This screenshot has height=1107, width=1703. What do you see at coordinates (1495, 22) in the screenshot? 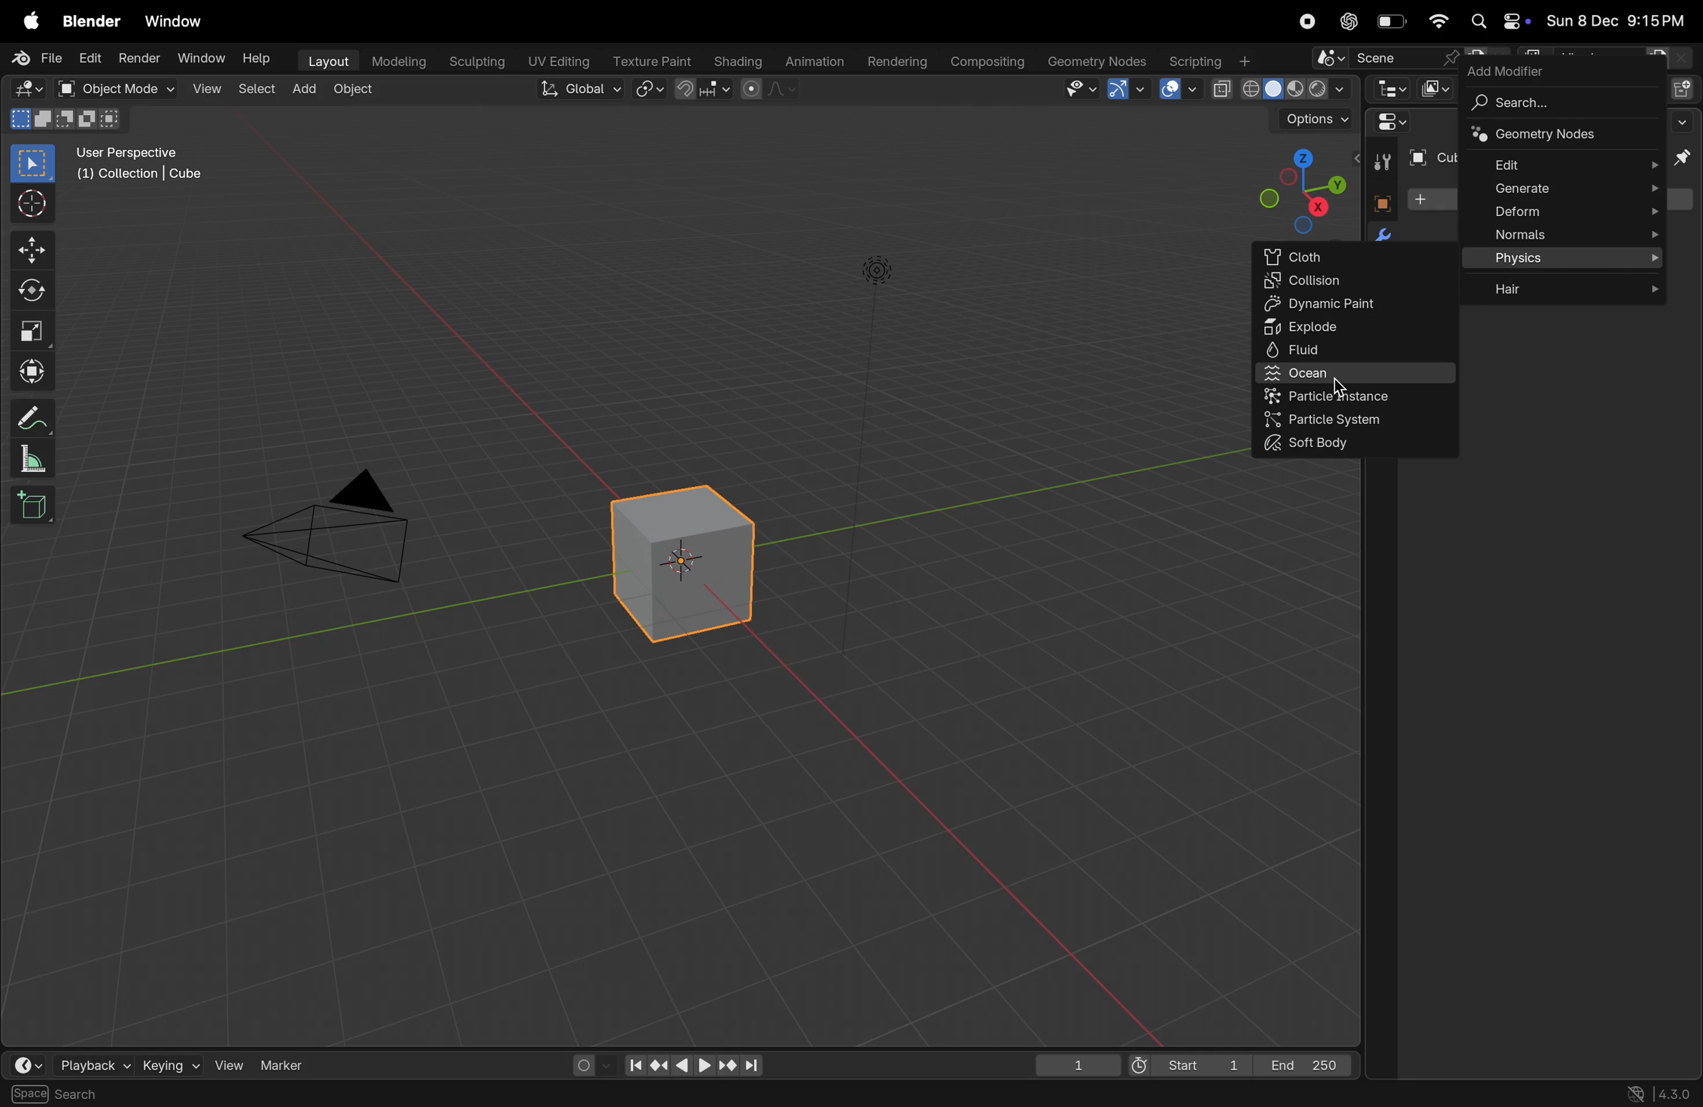
I see `apple widgets` at bounding box center [1495, 22].